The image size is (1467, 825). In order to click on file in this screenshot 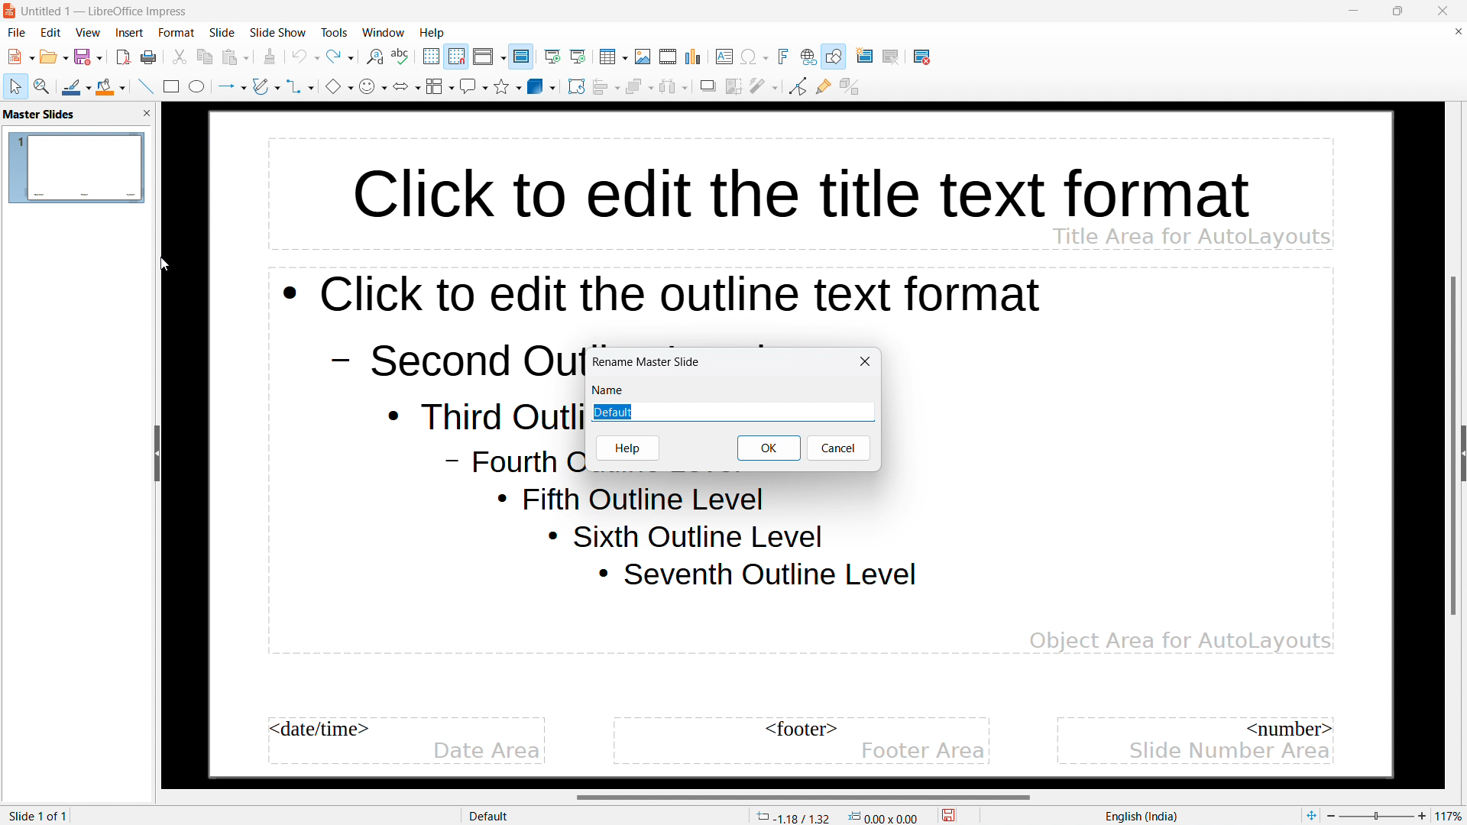, I will do `click(17, 33)`.